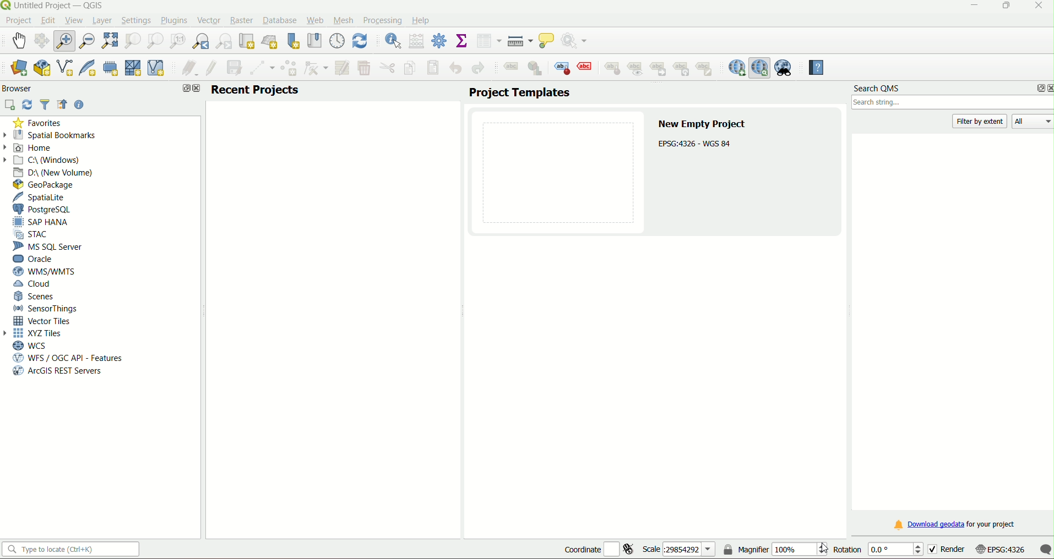 The height and width of the screenshot is (559, 1054). I want to click on highlight pinned, so click(563, 68).